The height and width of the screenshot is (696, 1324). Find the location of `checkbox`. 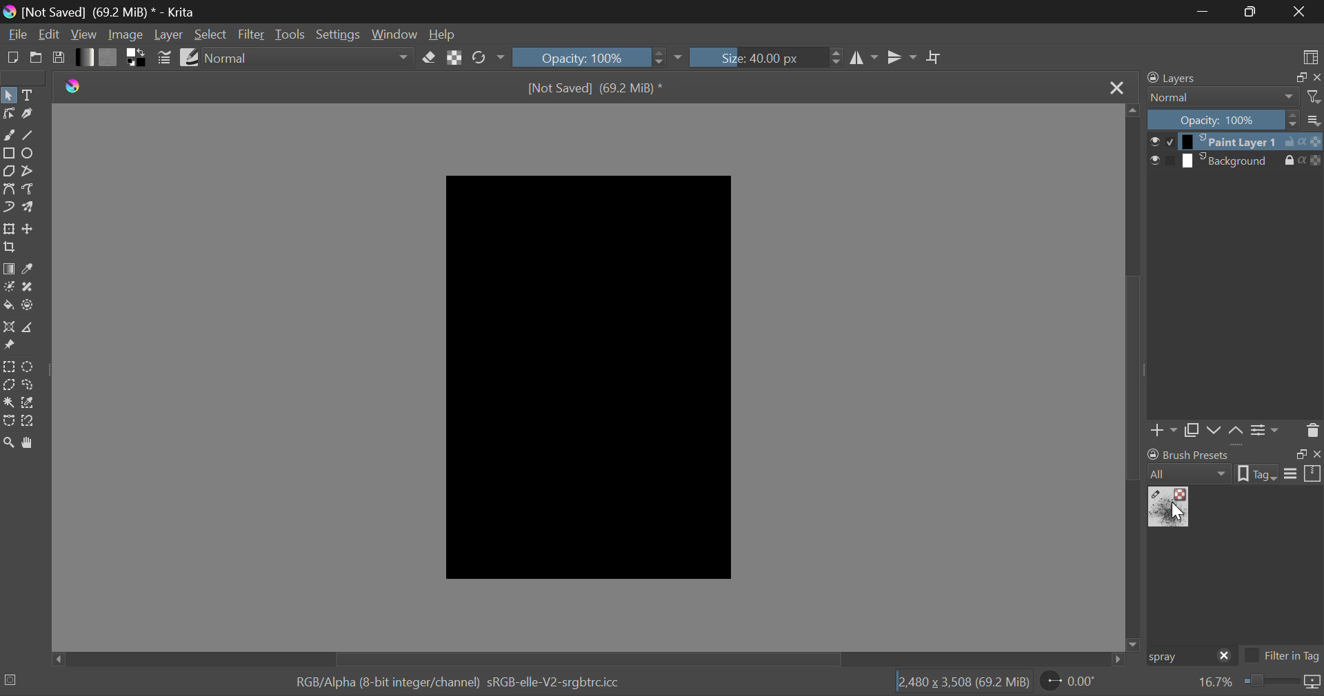

checkbox is located at coordinates (1161, 141).